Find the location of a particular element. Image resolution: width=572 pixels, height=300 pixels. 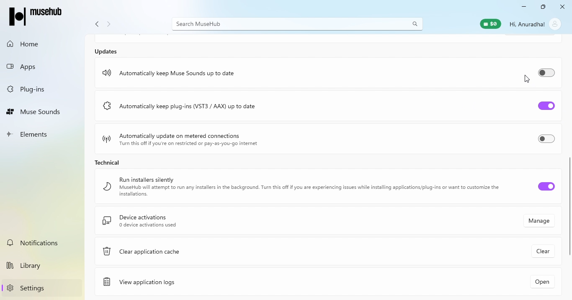

Plug-ins is located at coordinates (38, 89).